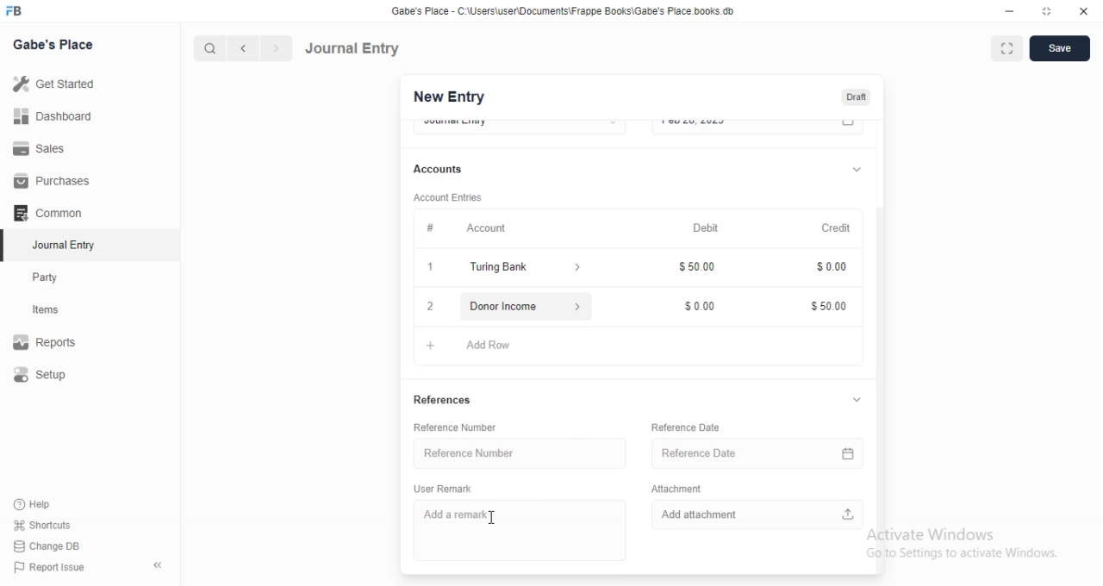 This screenshot has width=1103, height=586. Describe the element at coordinates (492, 519) in the screenshot. I see `cursor` at that location.